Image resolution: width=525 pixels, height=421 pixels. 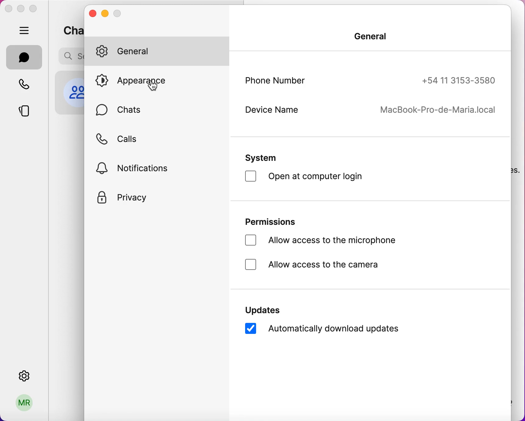 I want to click on hide bar, so click(x=22, y=31).